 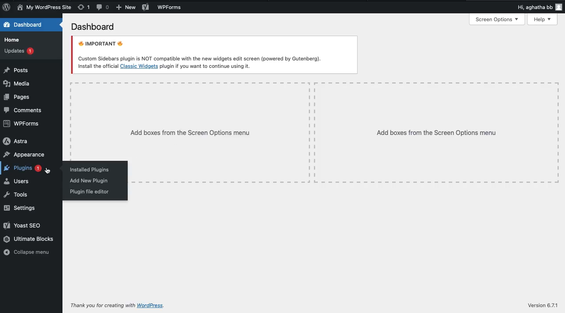 What do you see at coordinates (18, 50) in the screenshot?
I see `Updates` at bounding box center [18, 50].